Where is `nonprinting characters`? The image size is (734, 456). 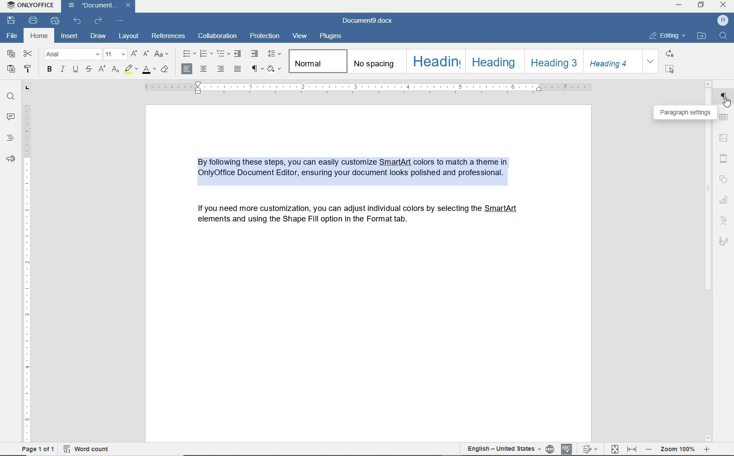
nonprinting characters is located at coordinates (257, 69).